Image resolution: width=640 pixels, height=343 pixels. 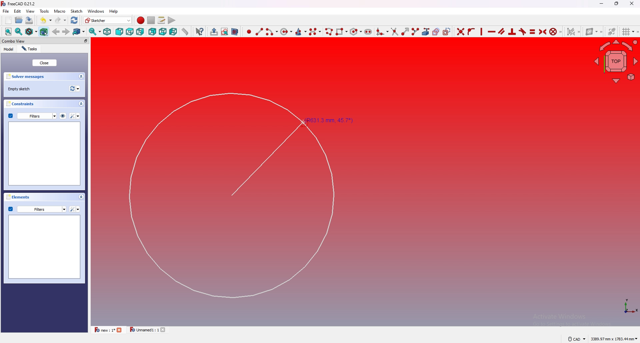 I want to click on create fillet, so click(x=382, y=31).